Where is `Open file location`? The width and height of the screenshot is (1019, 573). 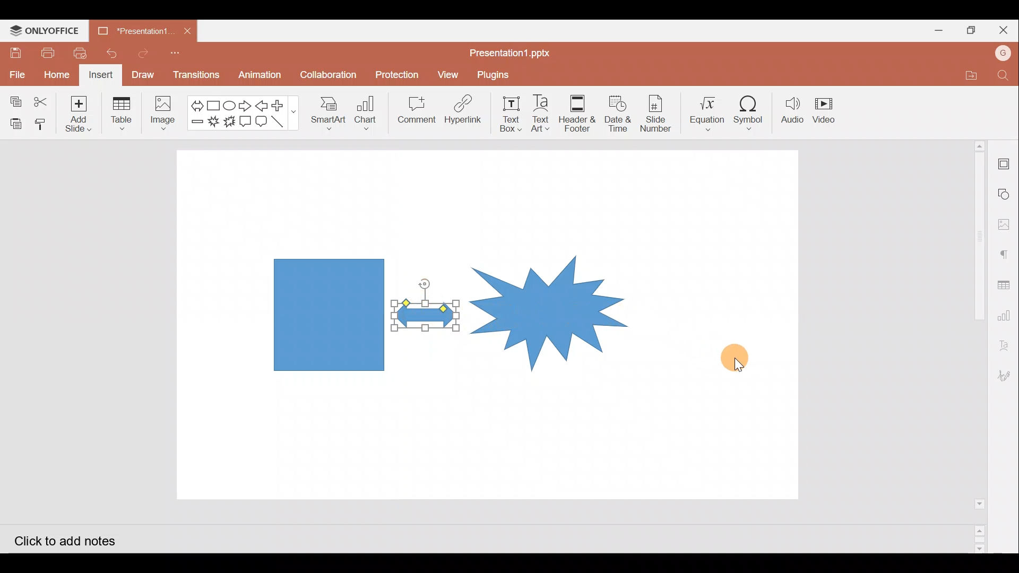 Open file location is located at coordinates (968, 73).